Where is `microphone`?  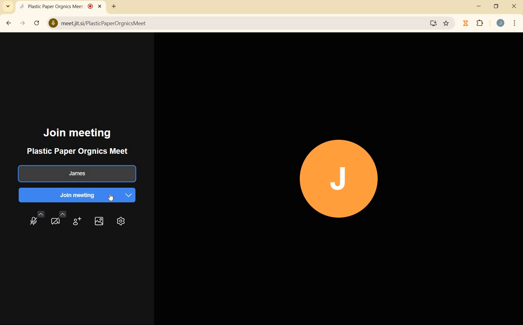 microphone is located at coordinates (37, 219).